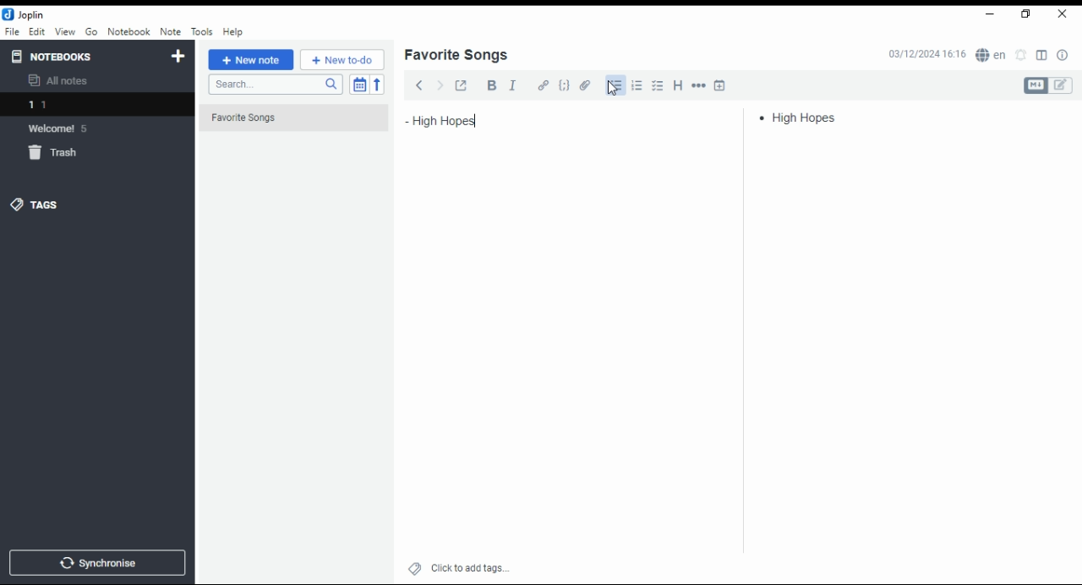  What do you see at coordinates (275, 85) in the screenshot?
I see `search` at bounding box center [275, 85].